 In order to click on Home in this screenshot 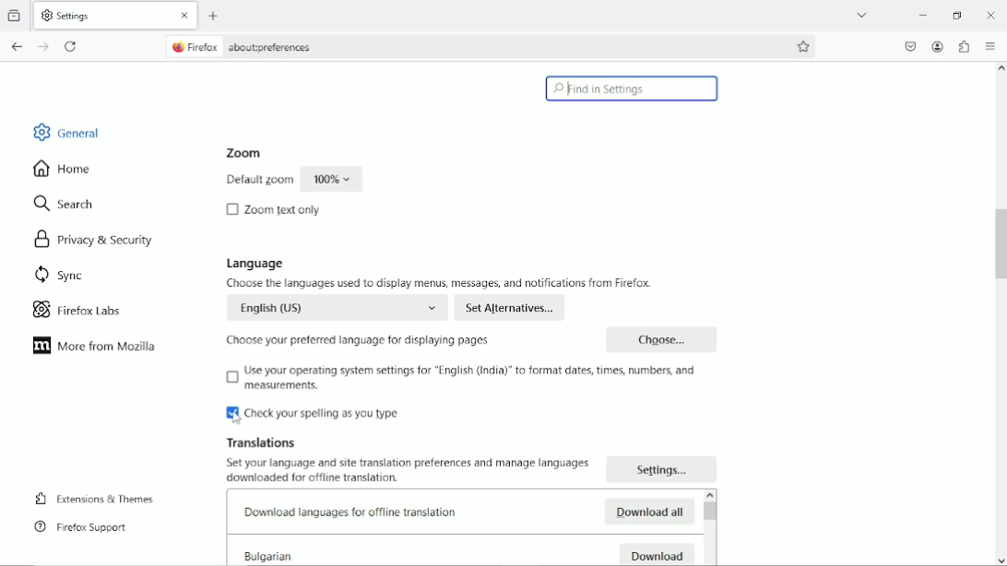, I will do `click(63, 169)`.